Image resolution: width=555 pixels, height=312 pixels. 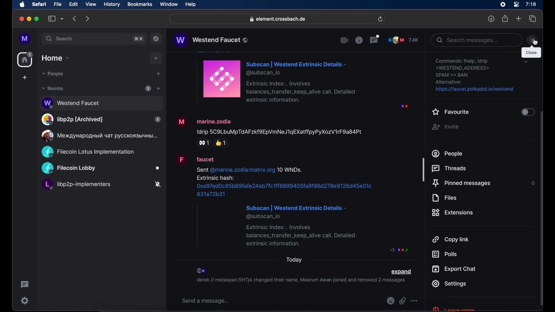 What do you see at coordinates (60, 38) in the screenshot?
I see `search` at bounding box center [60, 38].